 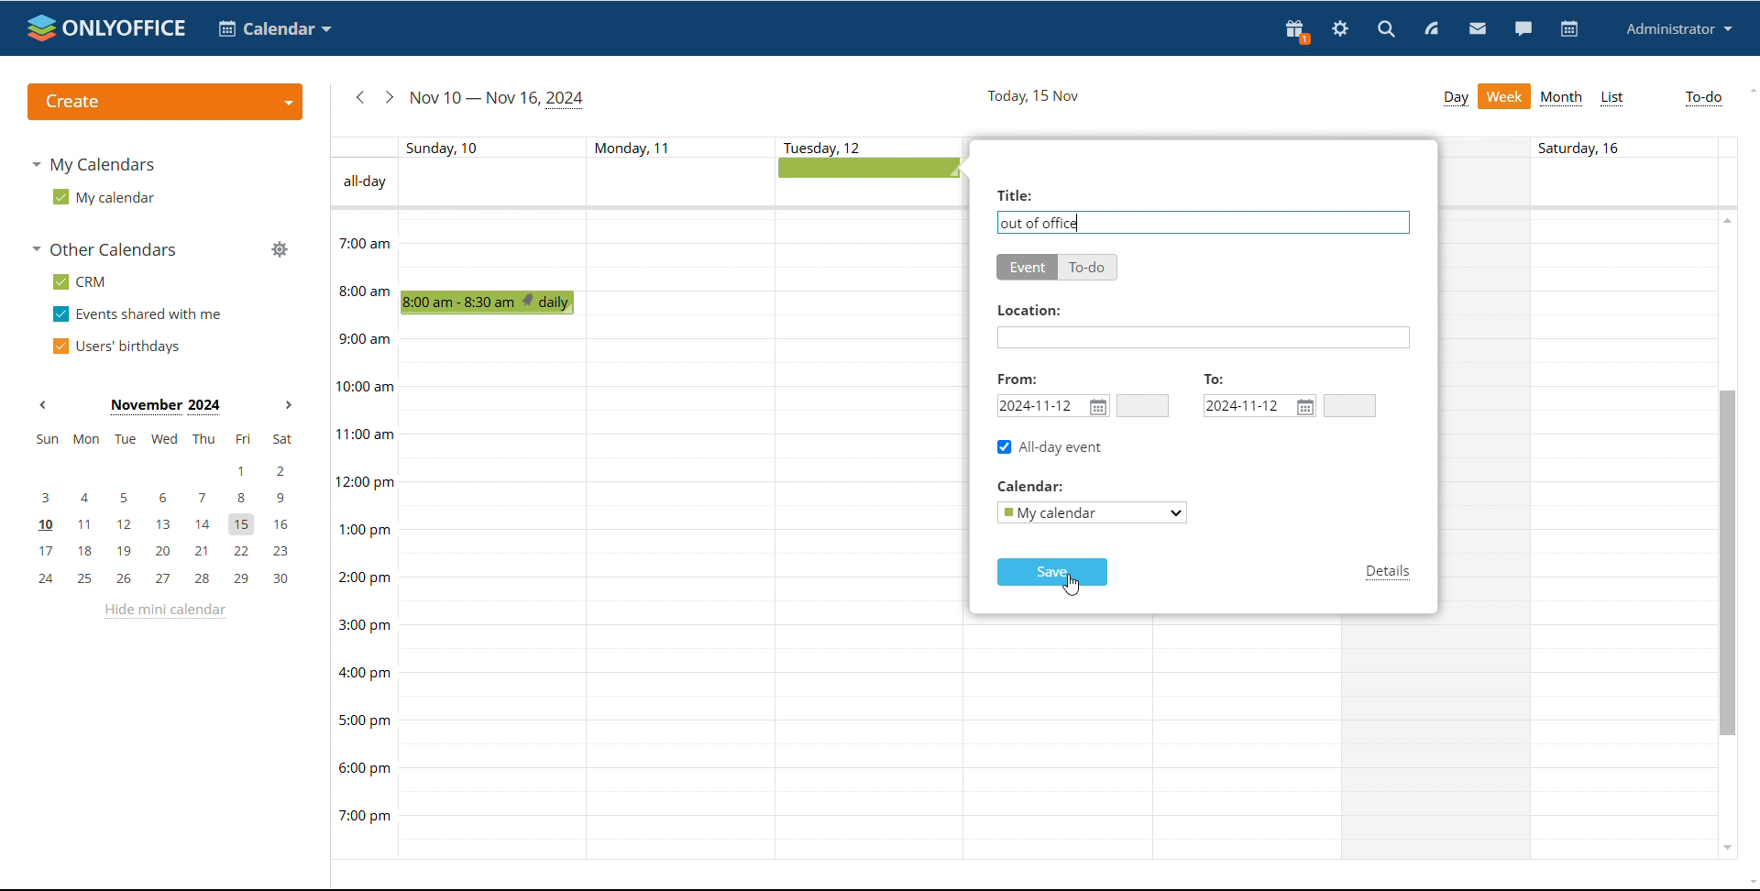 I want to click on mon, tue, wed, thu, fri, sat, sun, so click(x=164, y=440).